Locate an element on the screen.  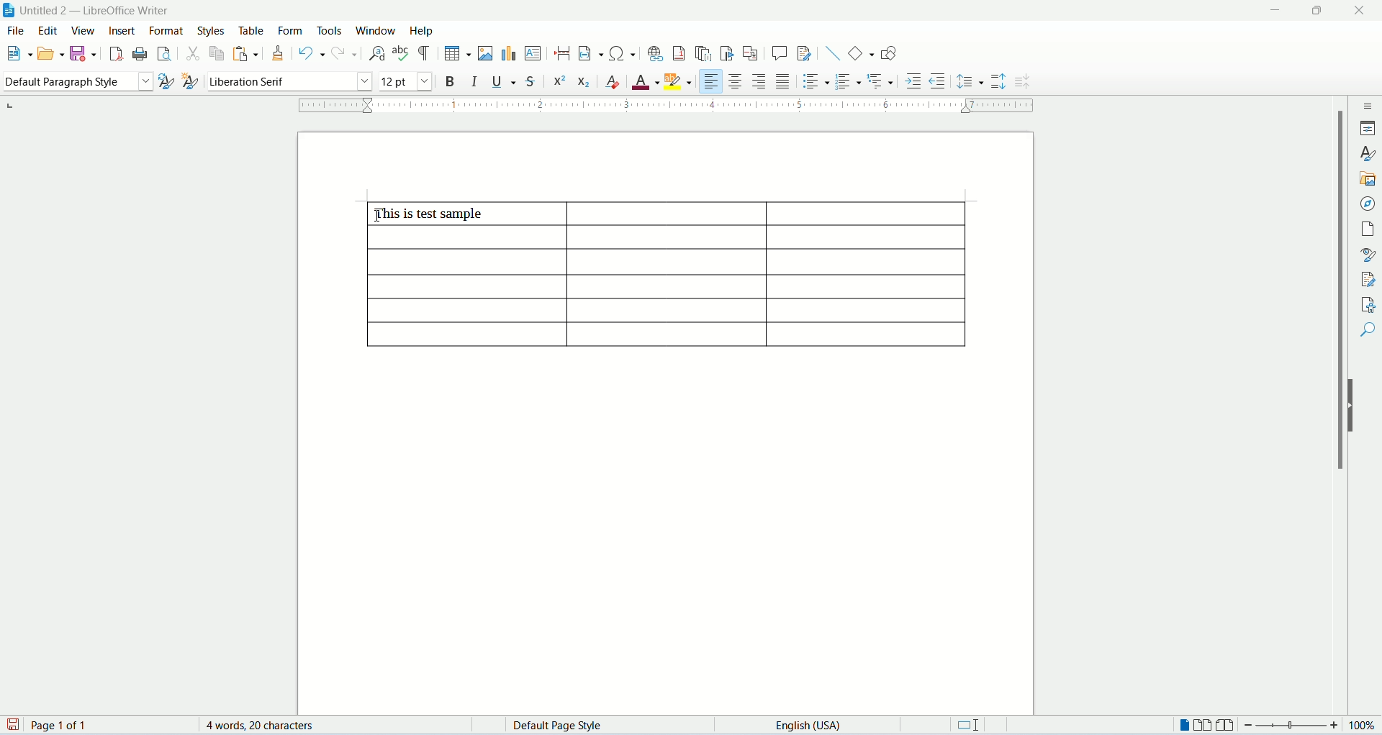
character highlighting is located at coordinates (677, 81).